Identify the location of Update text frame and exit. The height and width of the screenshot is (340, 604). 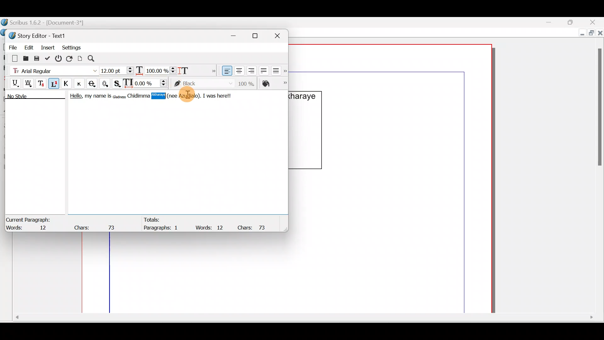
(49, 57).